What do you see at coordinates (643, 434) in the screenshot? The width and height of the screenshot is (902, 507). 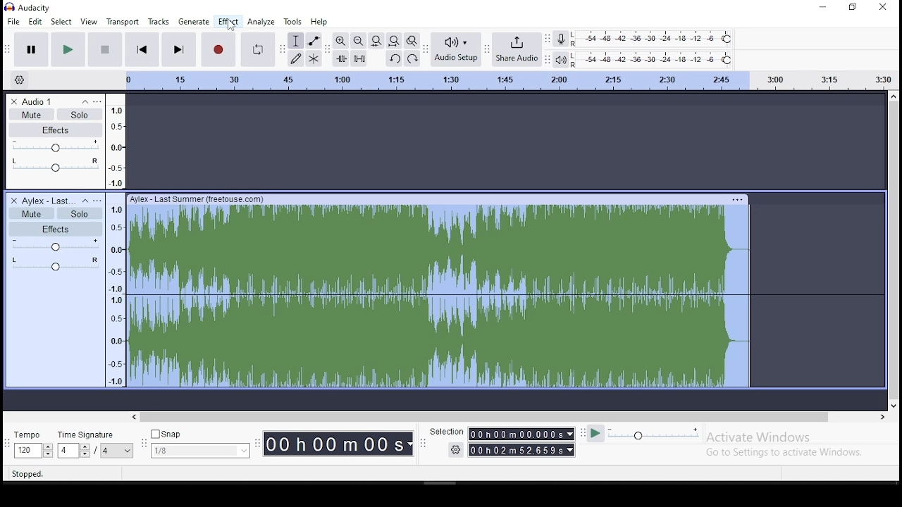 I see `plat at speed/ play at speed once` at bounding box center [643, 434].